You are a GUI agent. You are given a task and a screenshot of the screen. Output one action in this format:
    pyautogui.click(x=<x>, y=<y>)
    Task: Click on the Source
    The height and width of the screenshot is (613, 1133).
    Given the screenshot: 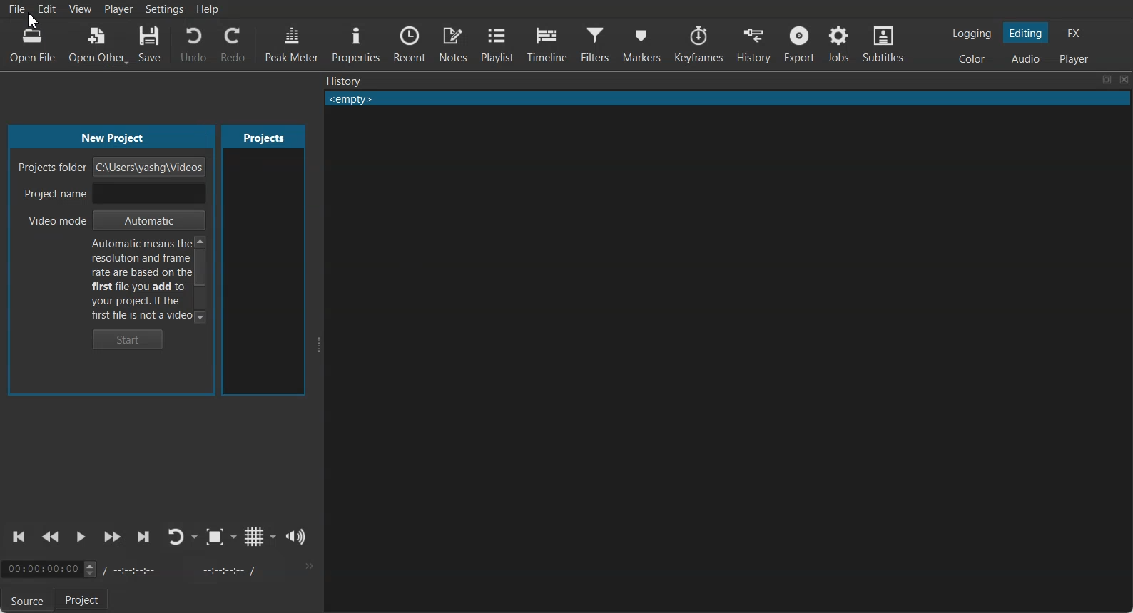 What is the action you would take?
    pyautogui.click(x=24, y=602)
    